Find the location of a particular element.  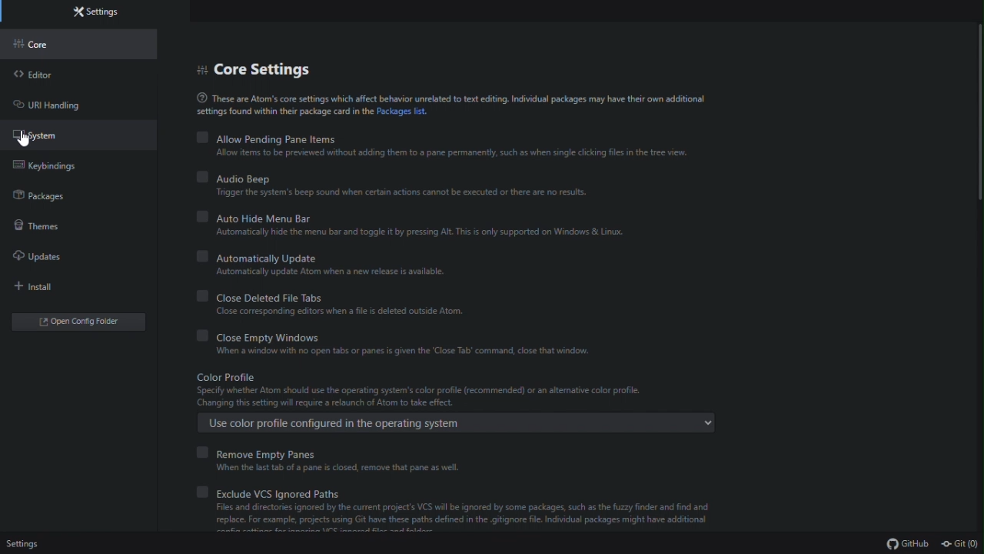

Auto hide menu bar is located at coordinates (428, 218).